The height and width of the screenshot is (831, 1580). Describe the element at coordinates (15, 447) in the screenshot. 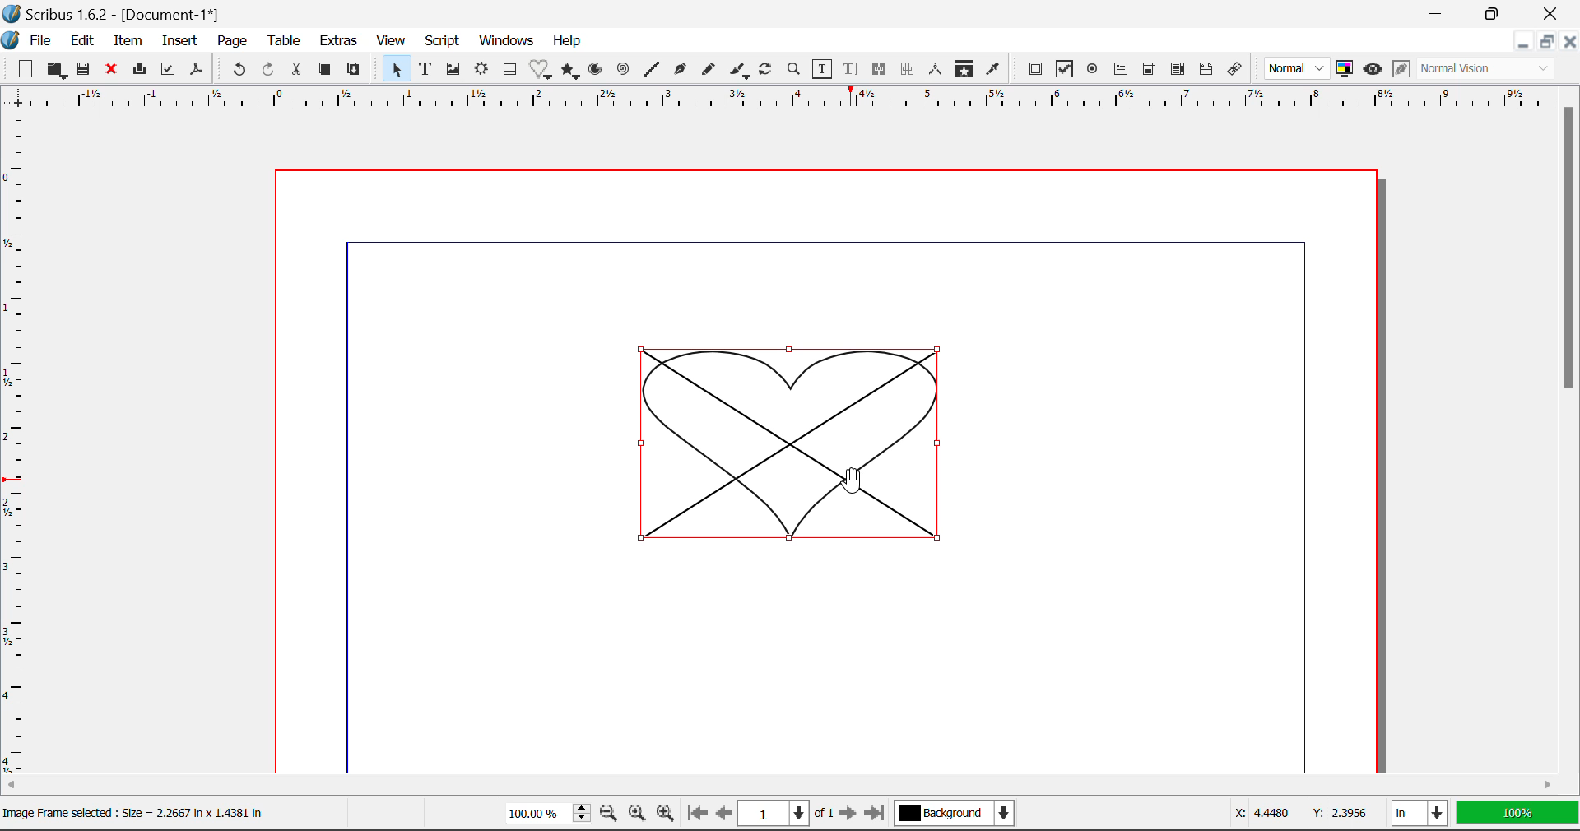

I see `Horizontal Page Margins` at that location.